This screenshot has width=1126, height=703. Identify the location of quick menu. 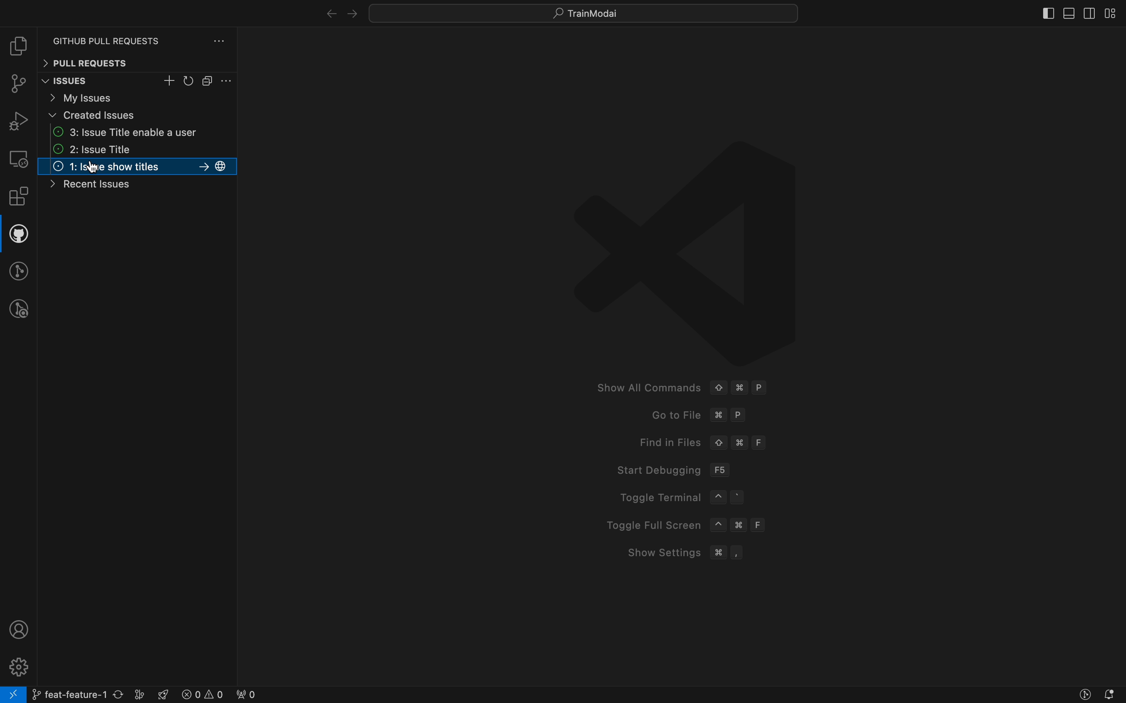
(584, 11).